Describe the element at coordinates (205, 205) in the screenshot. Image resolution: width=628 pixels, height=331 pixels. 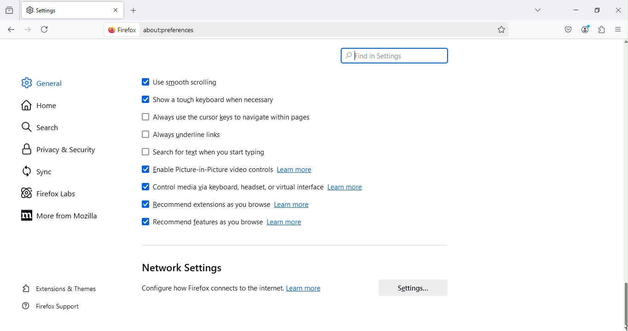
I see `Recommend extensions as you browse` at that location.